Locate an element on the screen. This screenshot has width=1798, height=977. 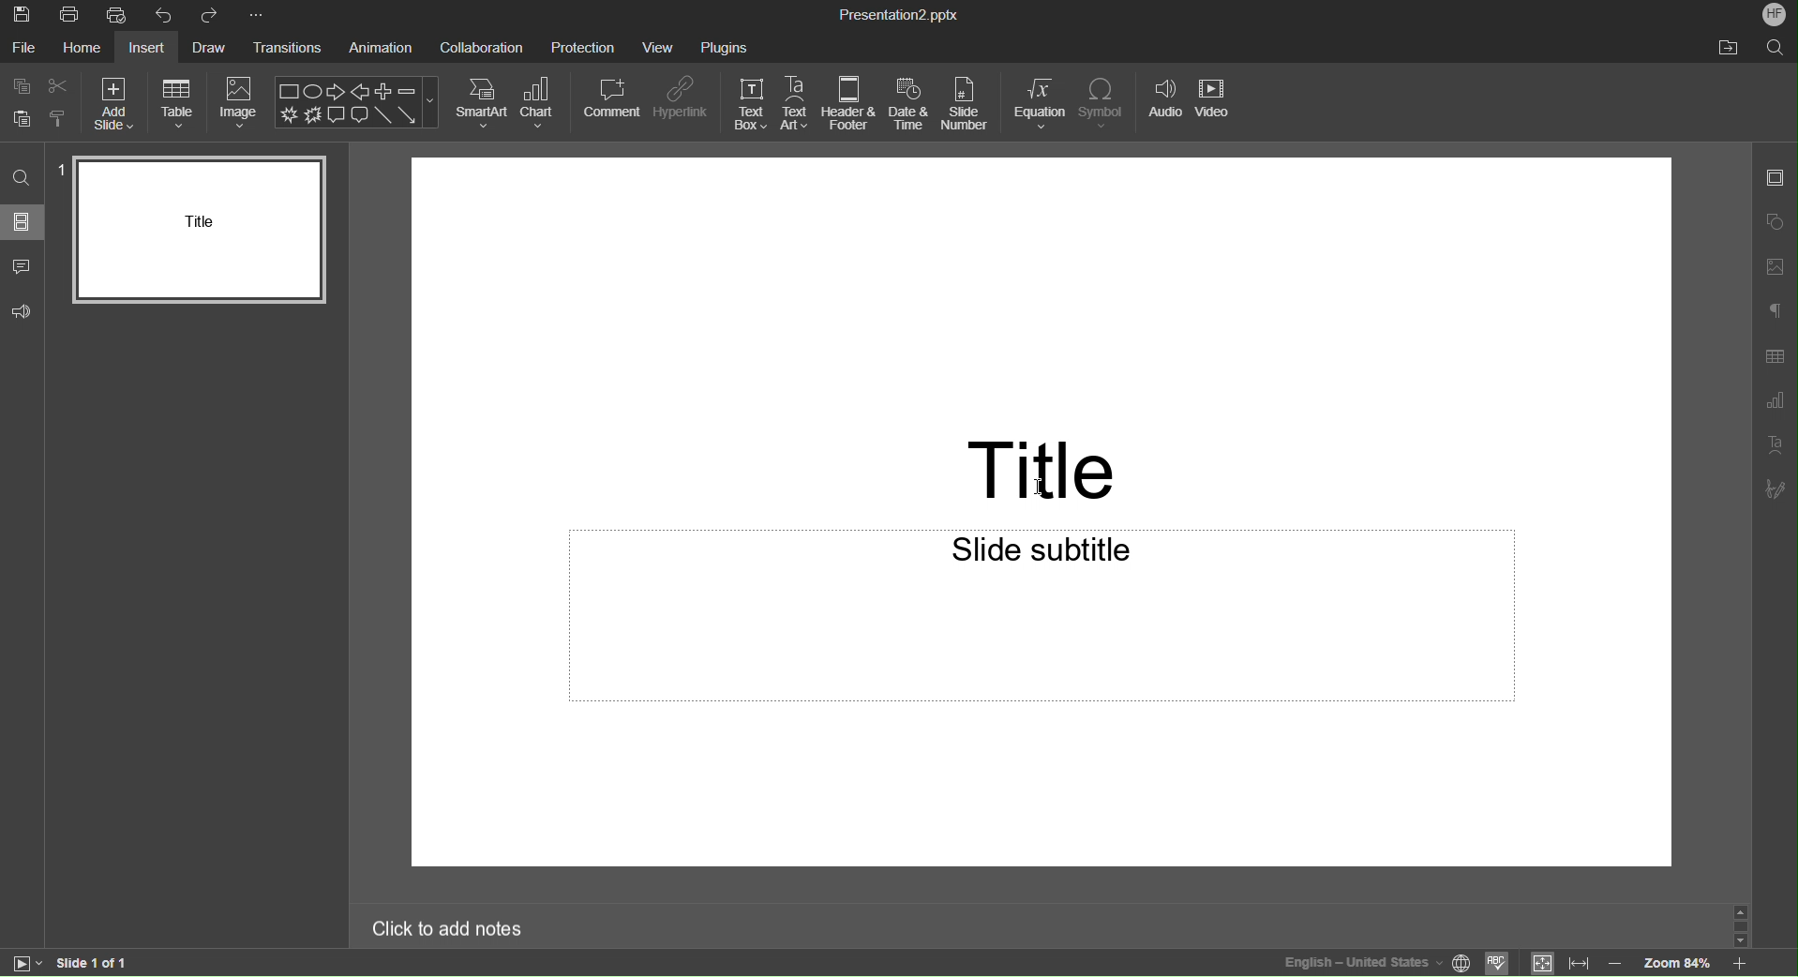
Signature is located at coordinates (1776, 487).